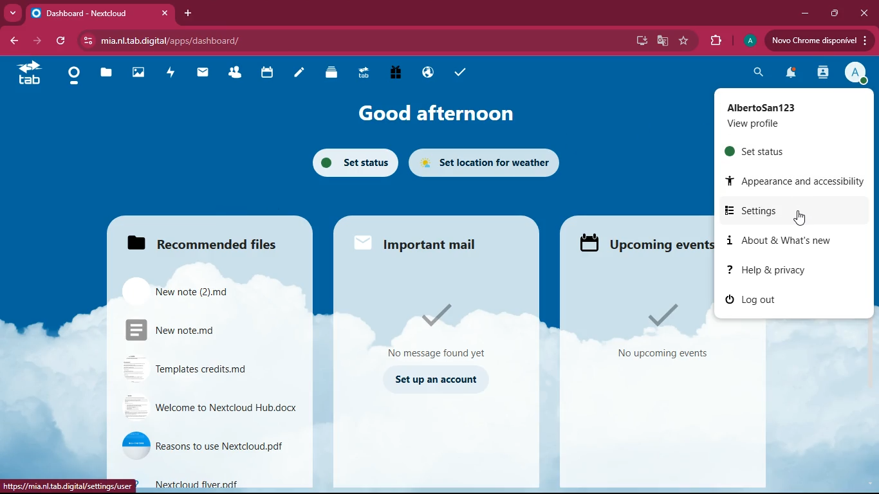  I want to click on file, so click(203, 480).